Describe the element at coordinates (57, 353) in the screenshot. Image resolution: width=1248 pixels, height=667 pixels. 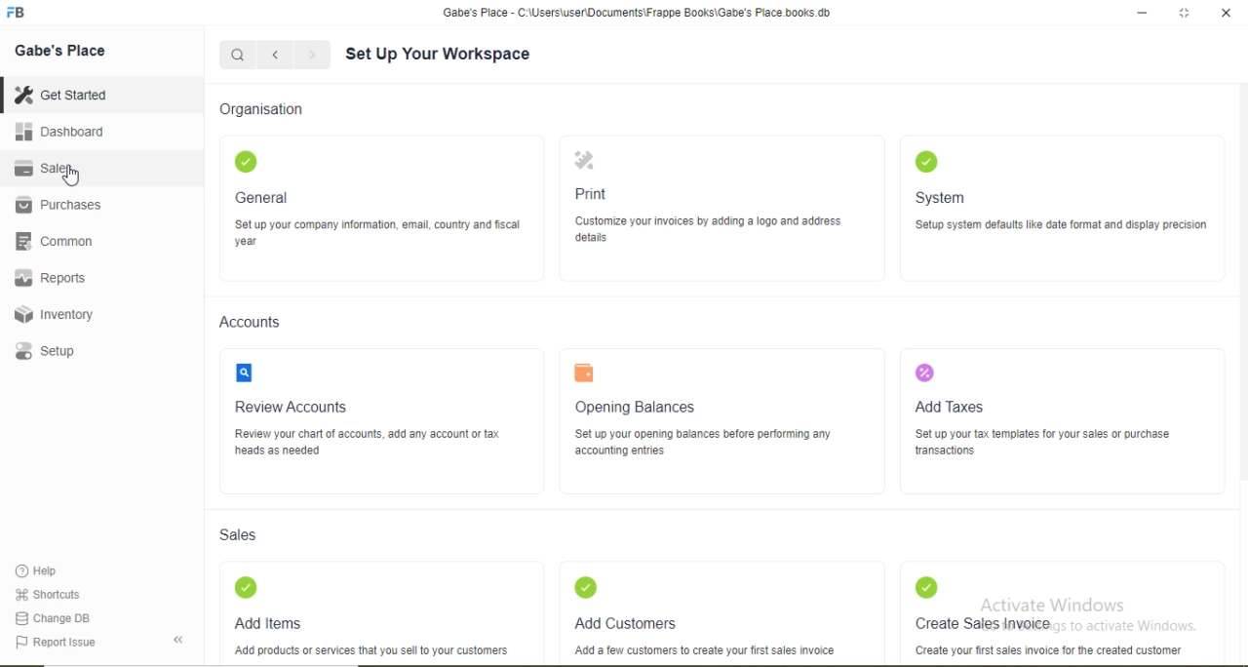
I see `Setup` at that location.